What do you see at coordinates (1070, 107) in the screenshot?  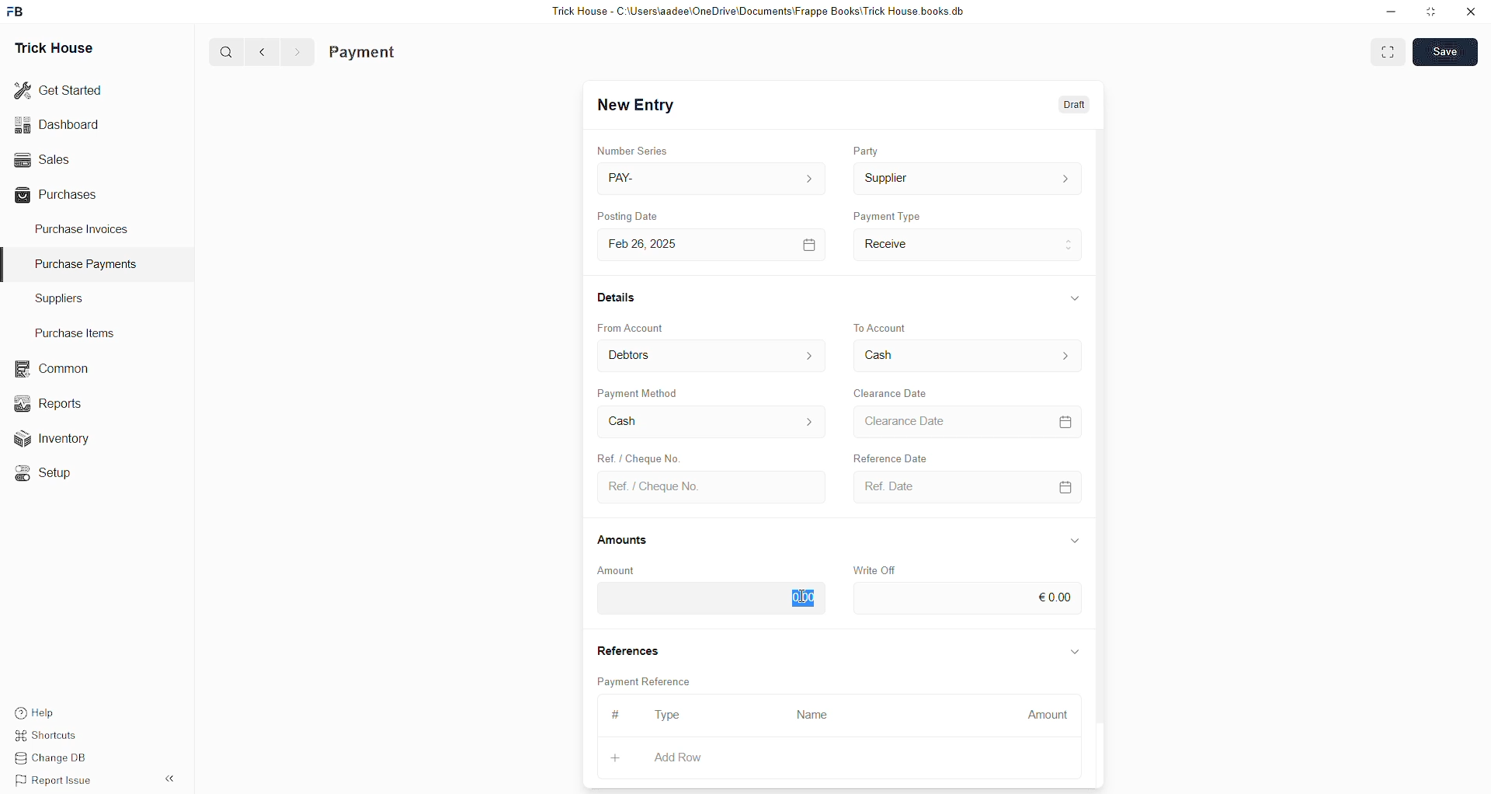 I see `Draft` at bounding box center [1070, 107].